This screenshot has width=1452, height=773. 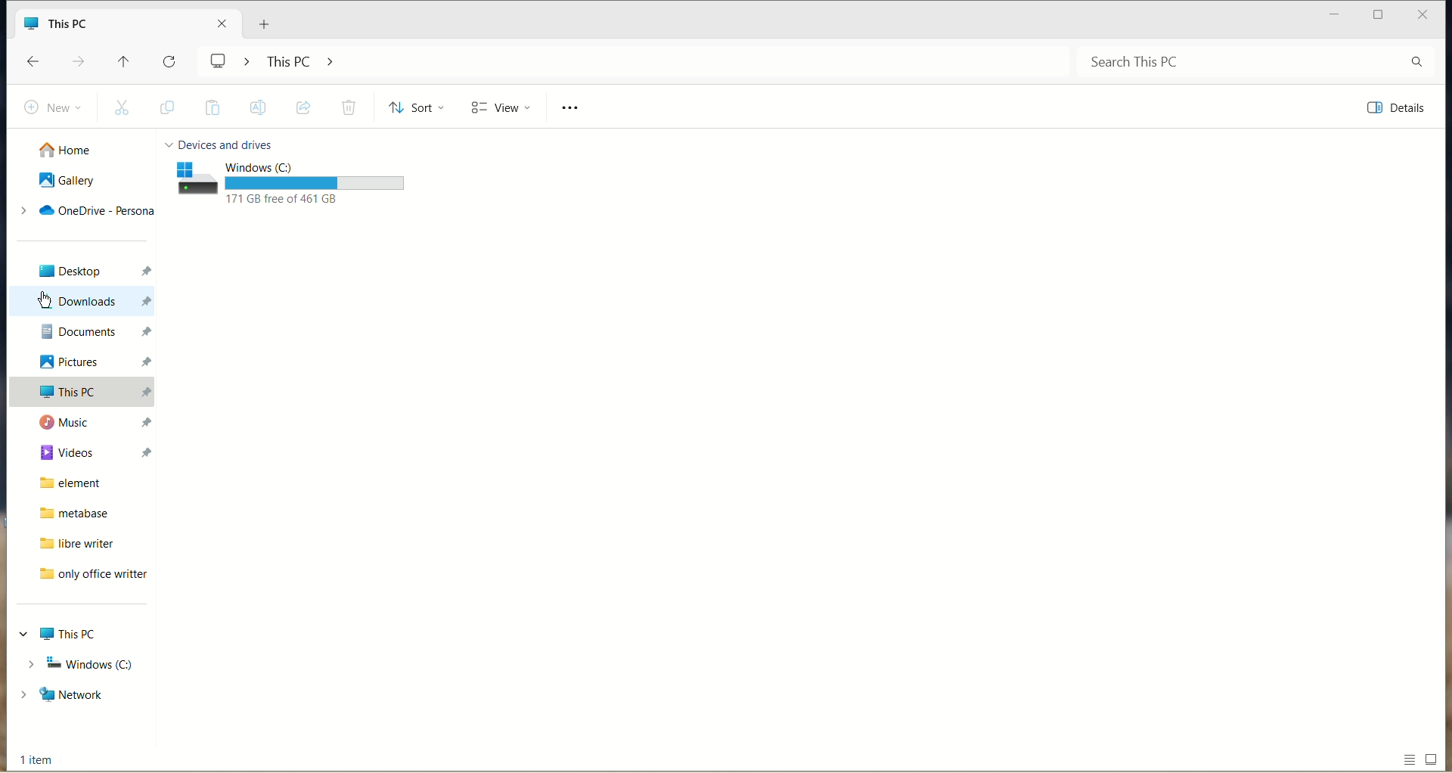 What do you see at coordinates (127, 66) in the screenshot?
I see `up one ` at bounding box center [127, 66].